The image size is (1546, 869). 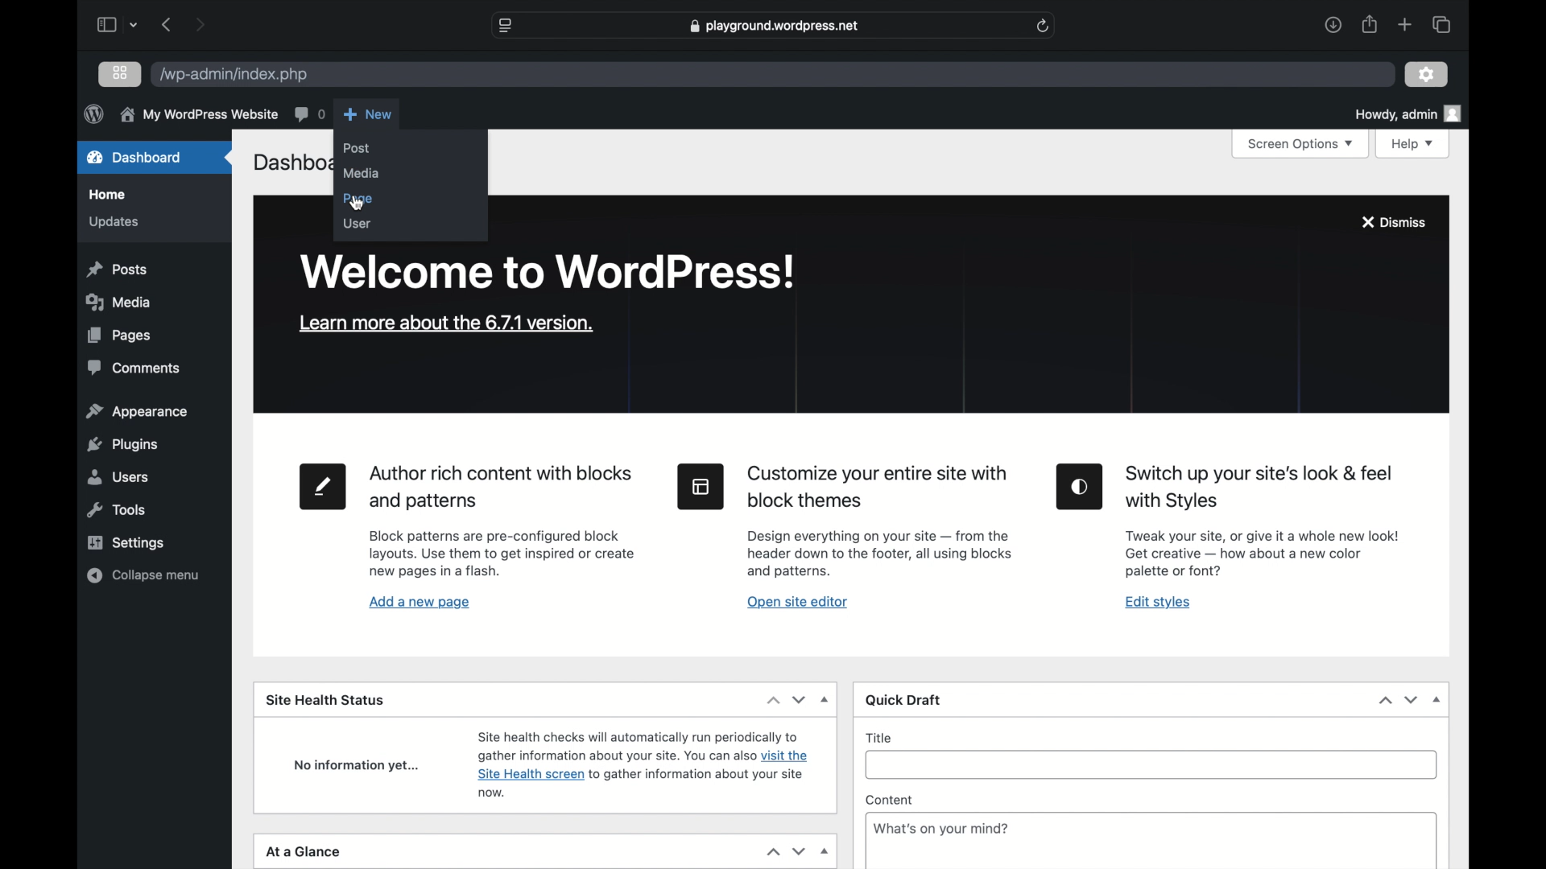 What do you see at coordinates (1368, 24) in the screenshot?
I see `share` at bounding box center [1368, 24].